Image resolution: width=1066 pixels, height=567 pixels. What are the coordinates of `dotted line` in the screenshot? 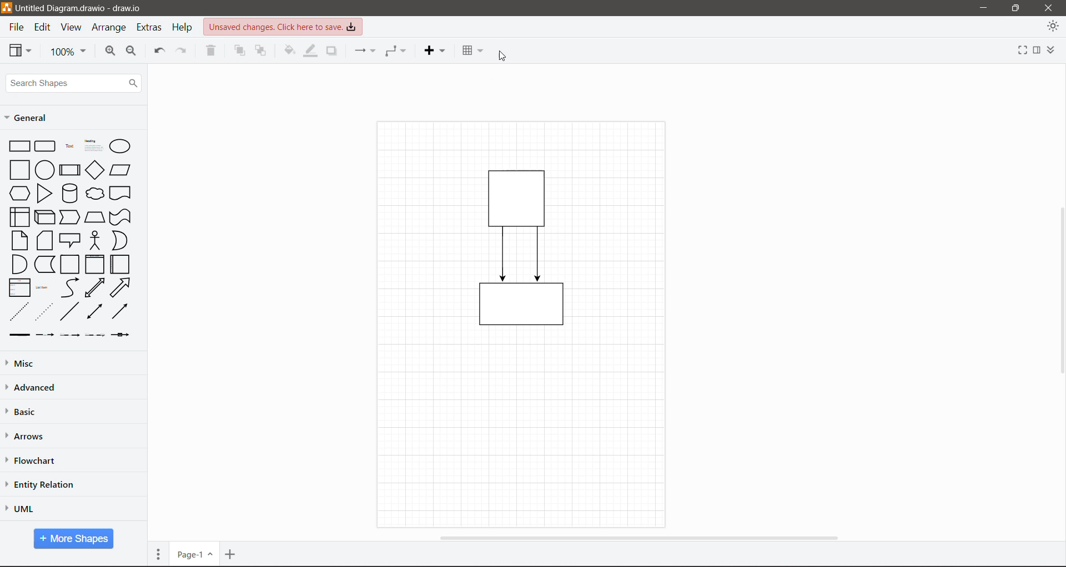 It's located at (44, 311).